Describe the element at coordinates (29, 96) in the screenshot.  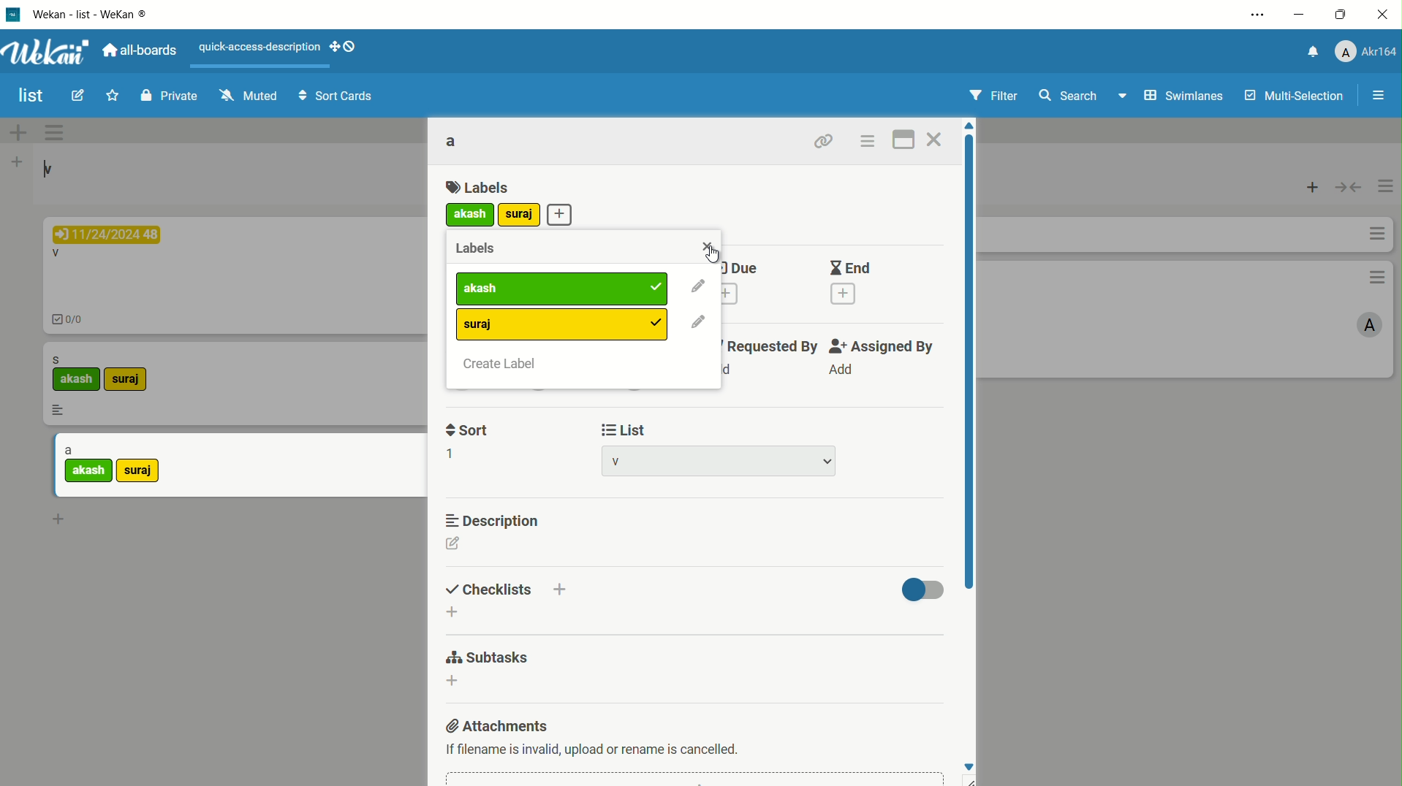
I see `board name` at that location.